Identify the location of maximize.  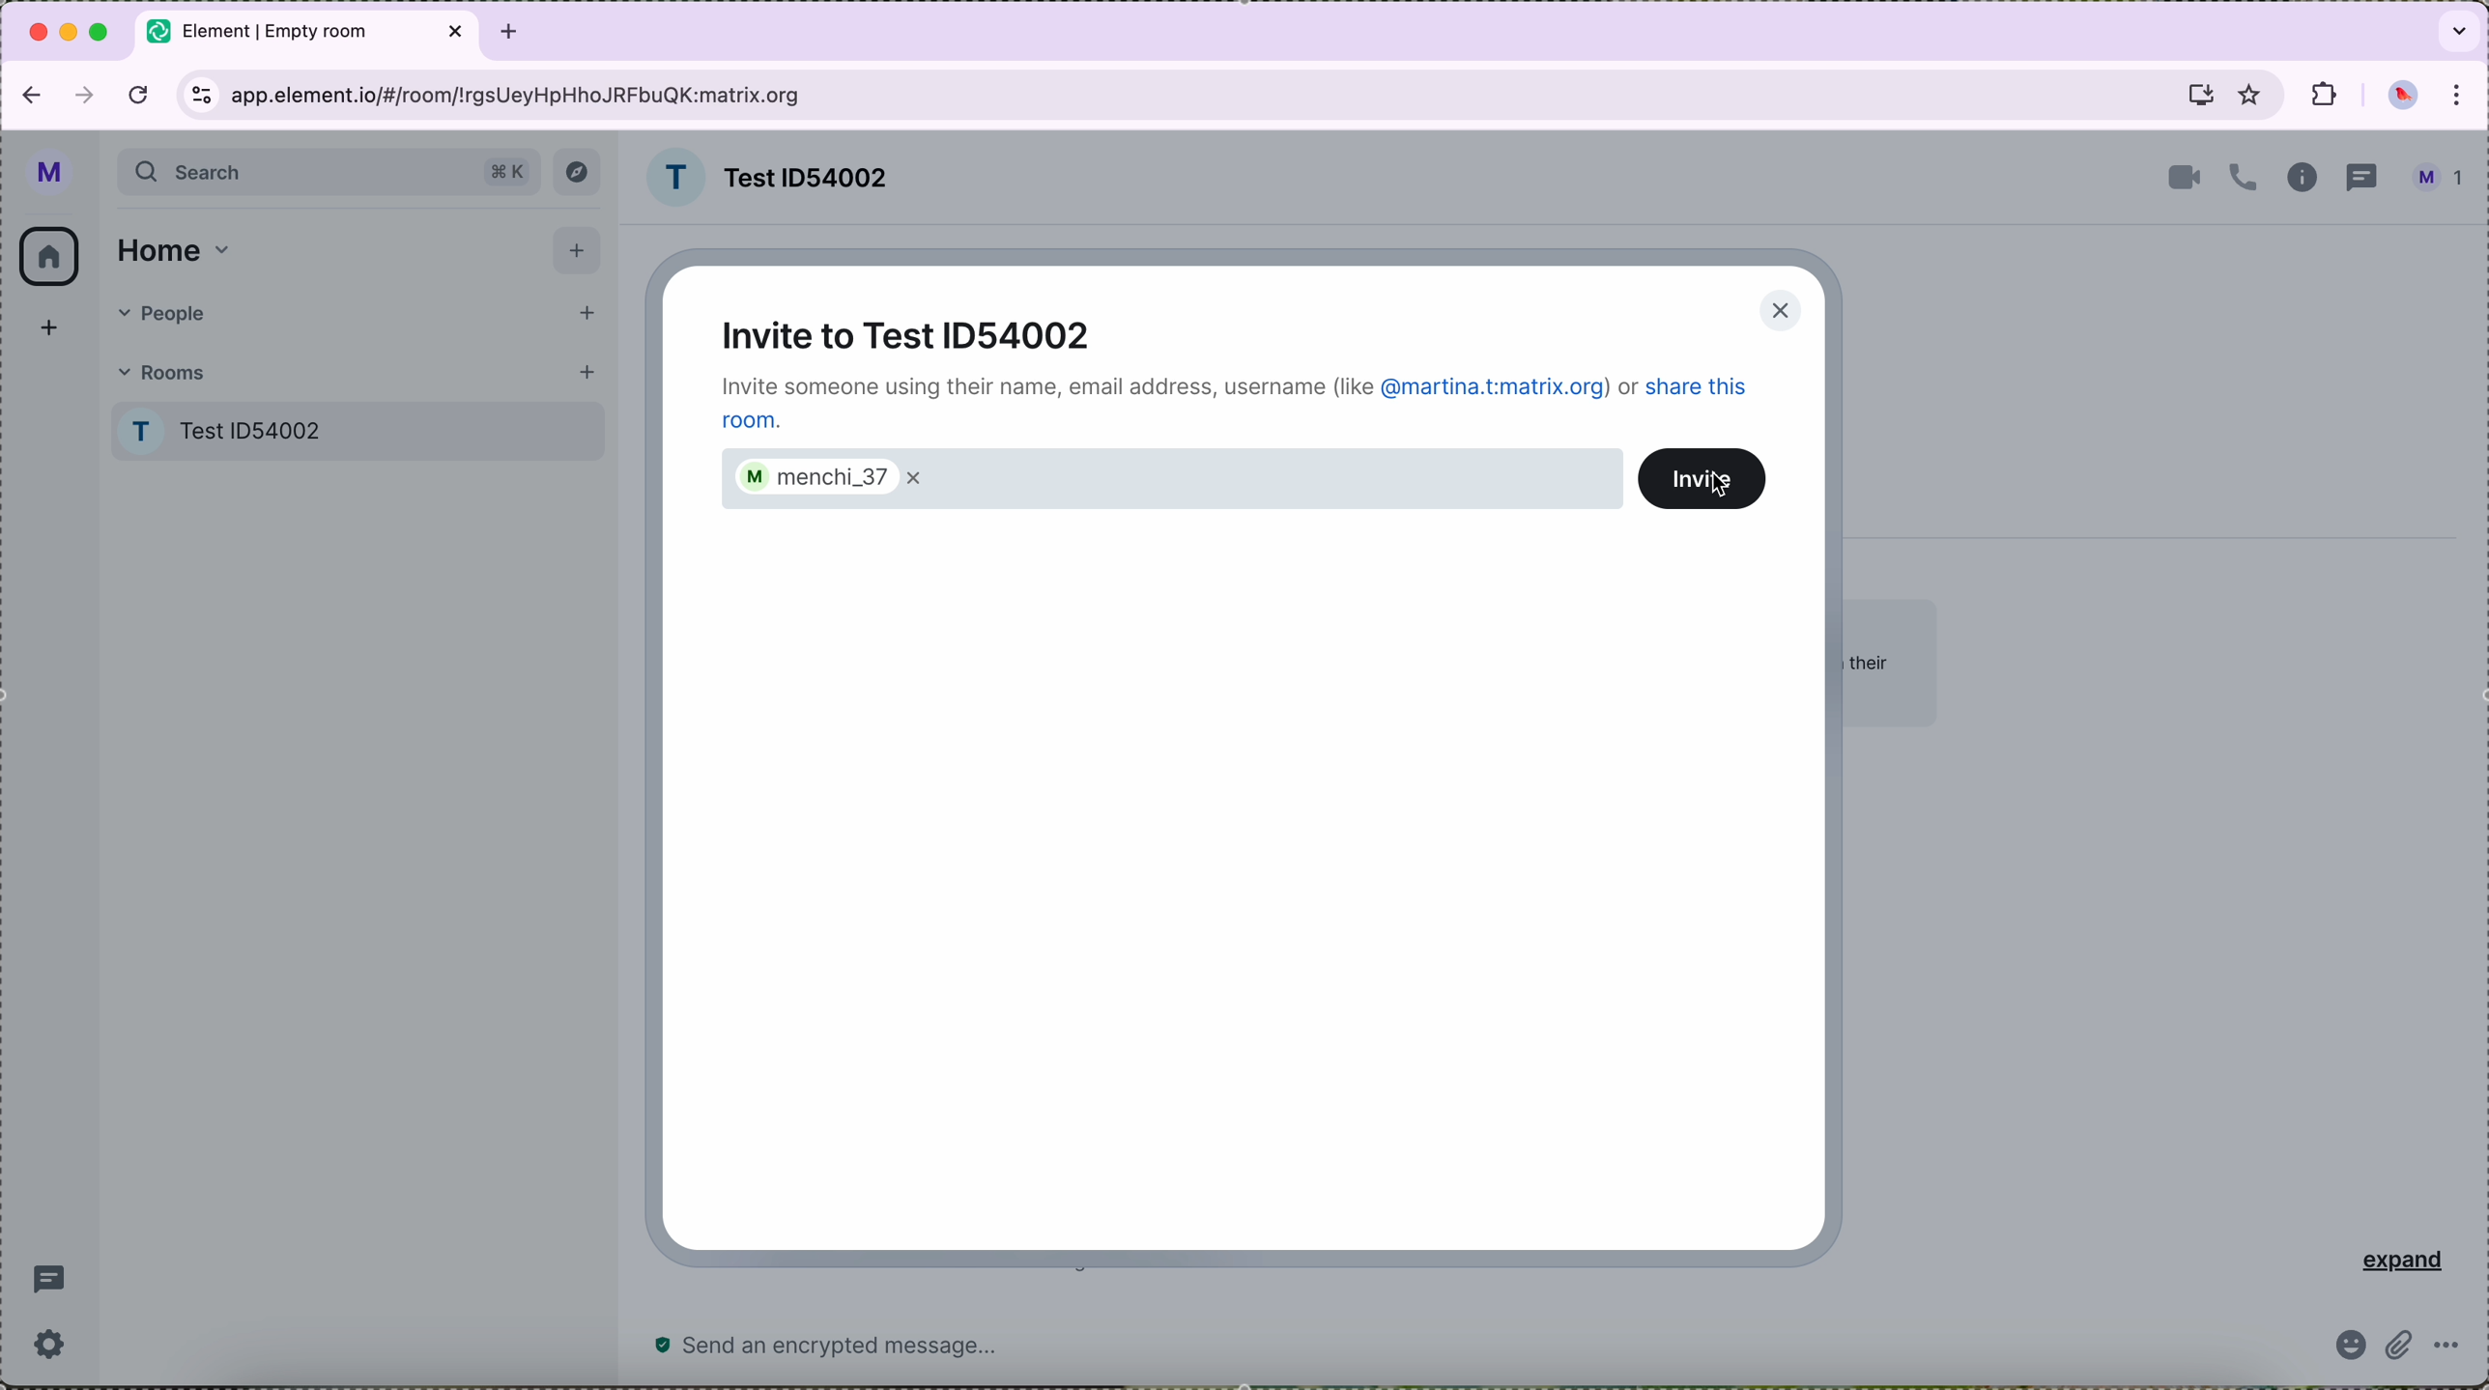
(104, 34).